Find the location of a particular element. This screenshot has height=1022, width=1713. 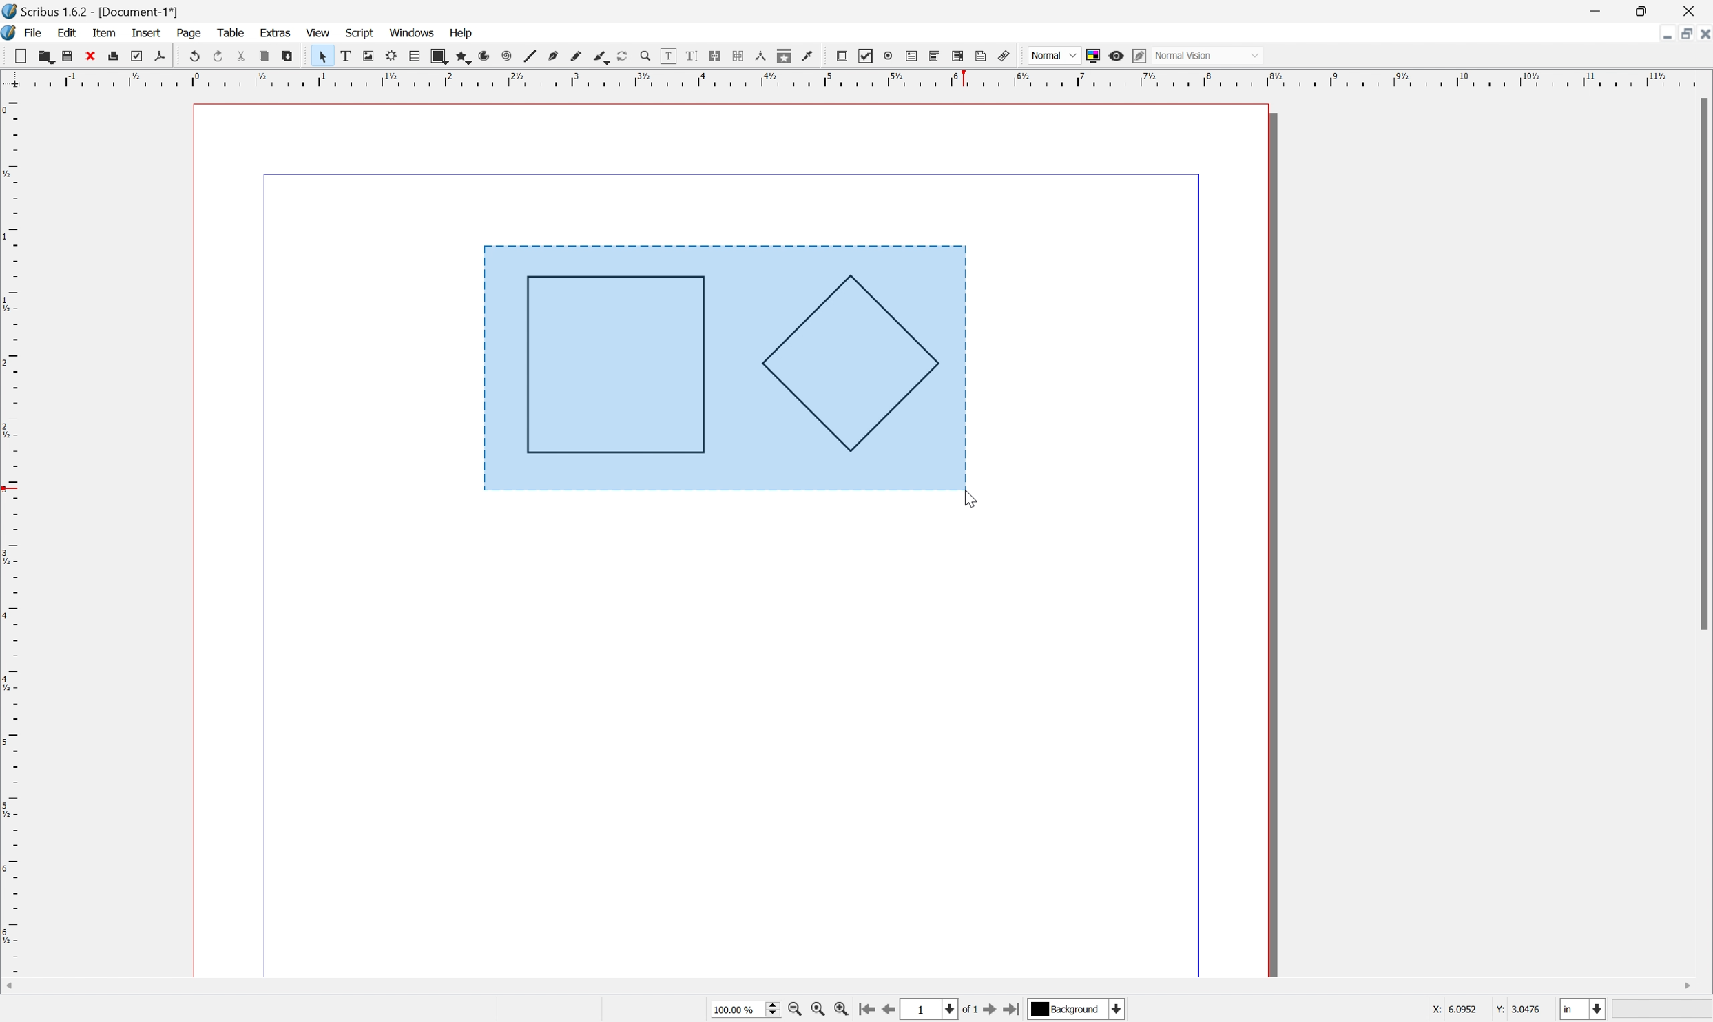

copy item properties is located at coordinates (782, 54).